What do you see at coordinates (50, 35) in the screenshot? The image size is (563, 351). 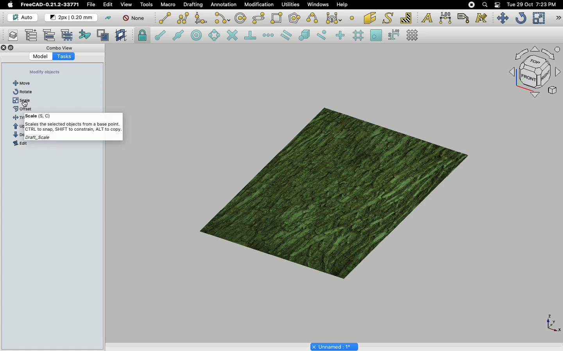 I see `Move to group` at bounding box center [50, 35].